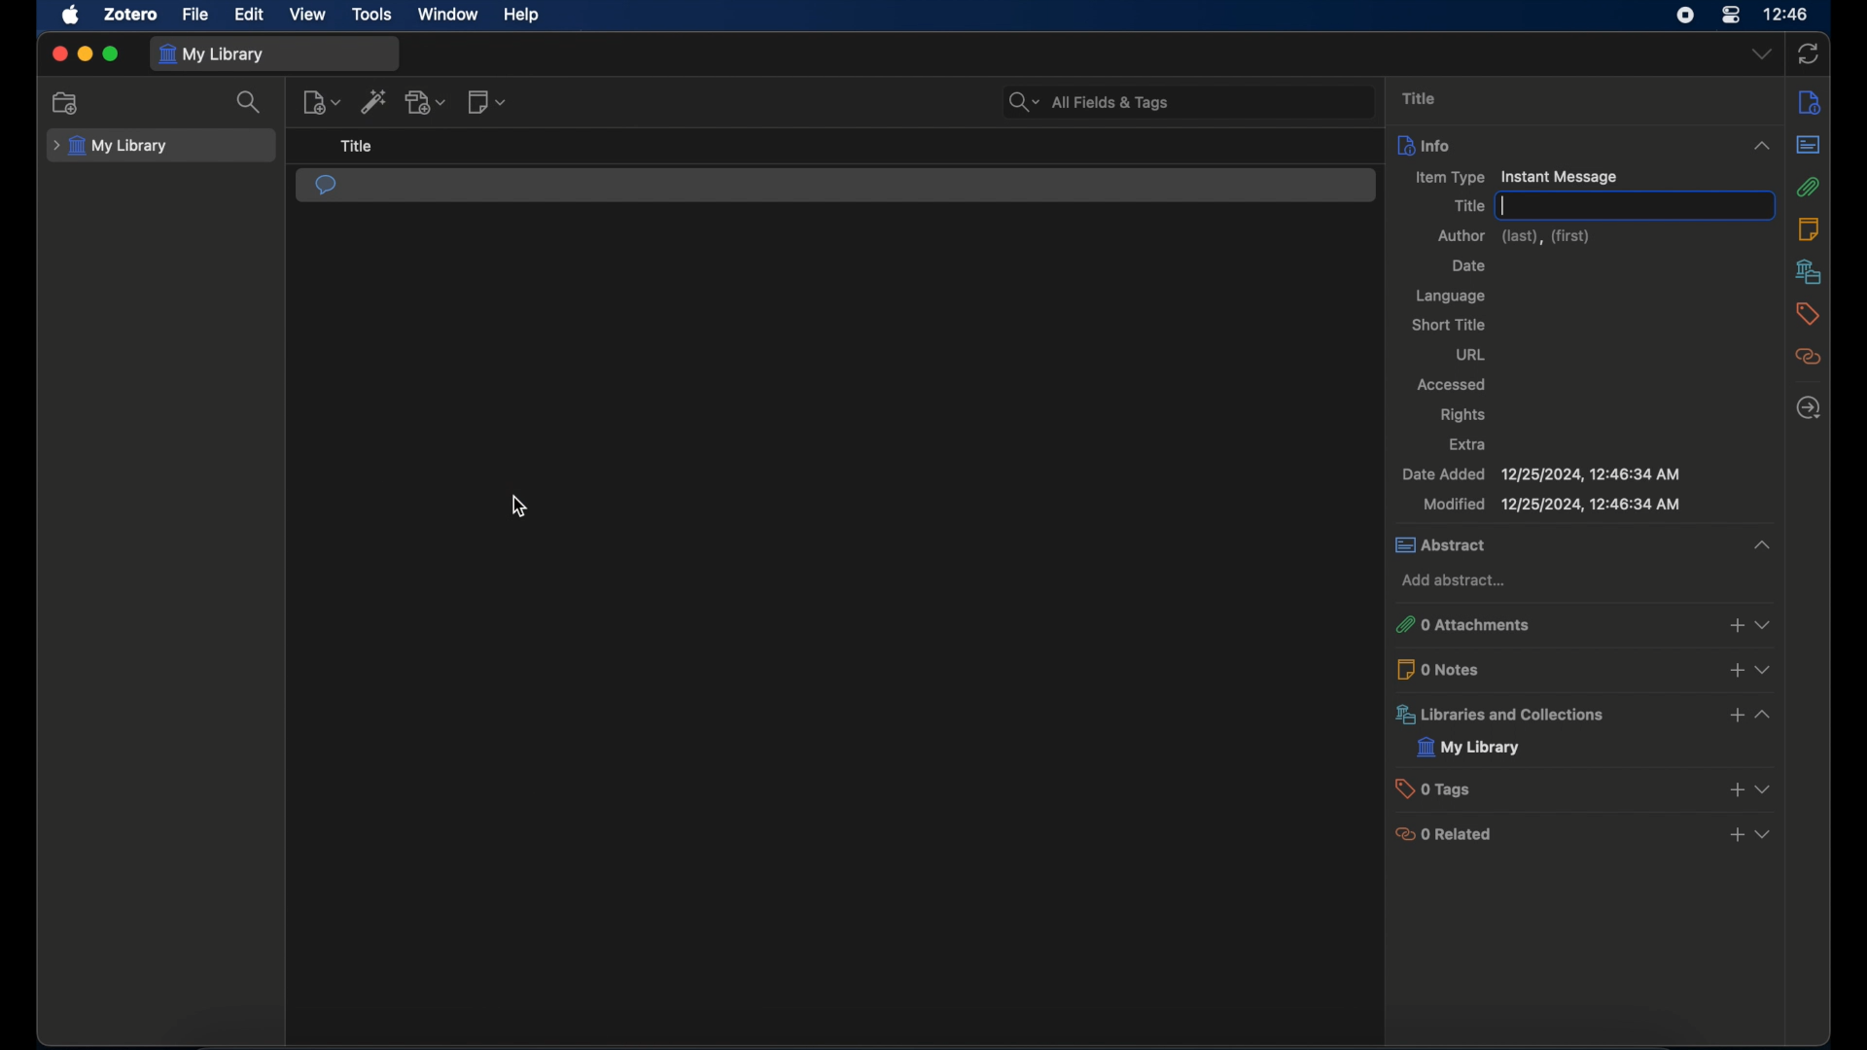  What do you see at coordinates (1810, 228) in the screenshot?
I see `notes` at bounding box center [1810, 228].